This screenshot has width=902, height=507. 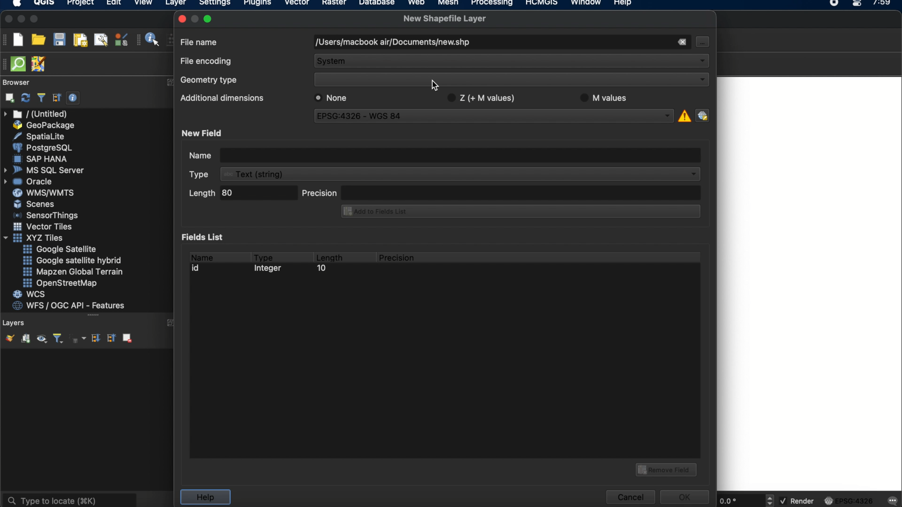 I want to click on identify features, so click(x=149, y=39).